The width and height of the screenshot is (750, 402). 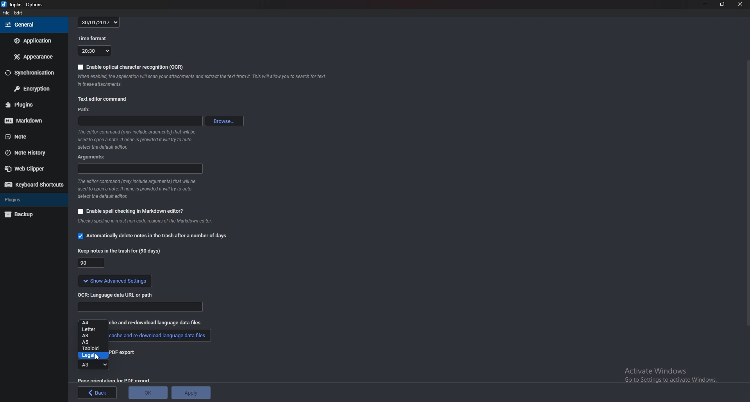 I want to click on markdown, so click(x=32, y=121).